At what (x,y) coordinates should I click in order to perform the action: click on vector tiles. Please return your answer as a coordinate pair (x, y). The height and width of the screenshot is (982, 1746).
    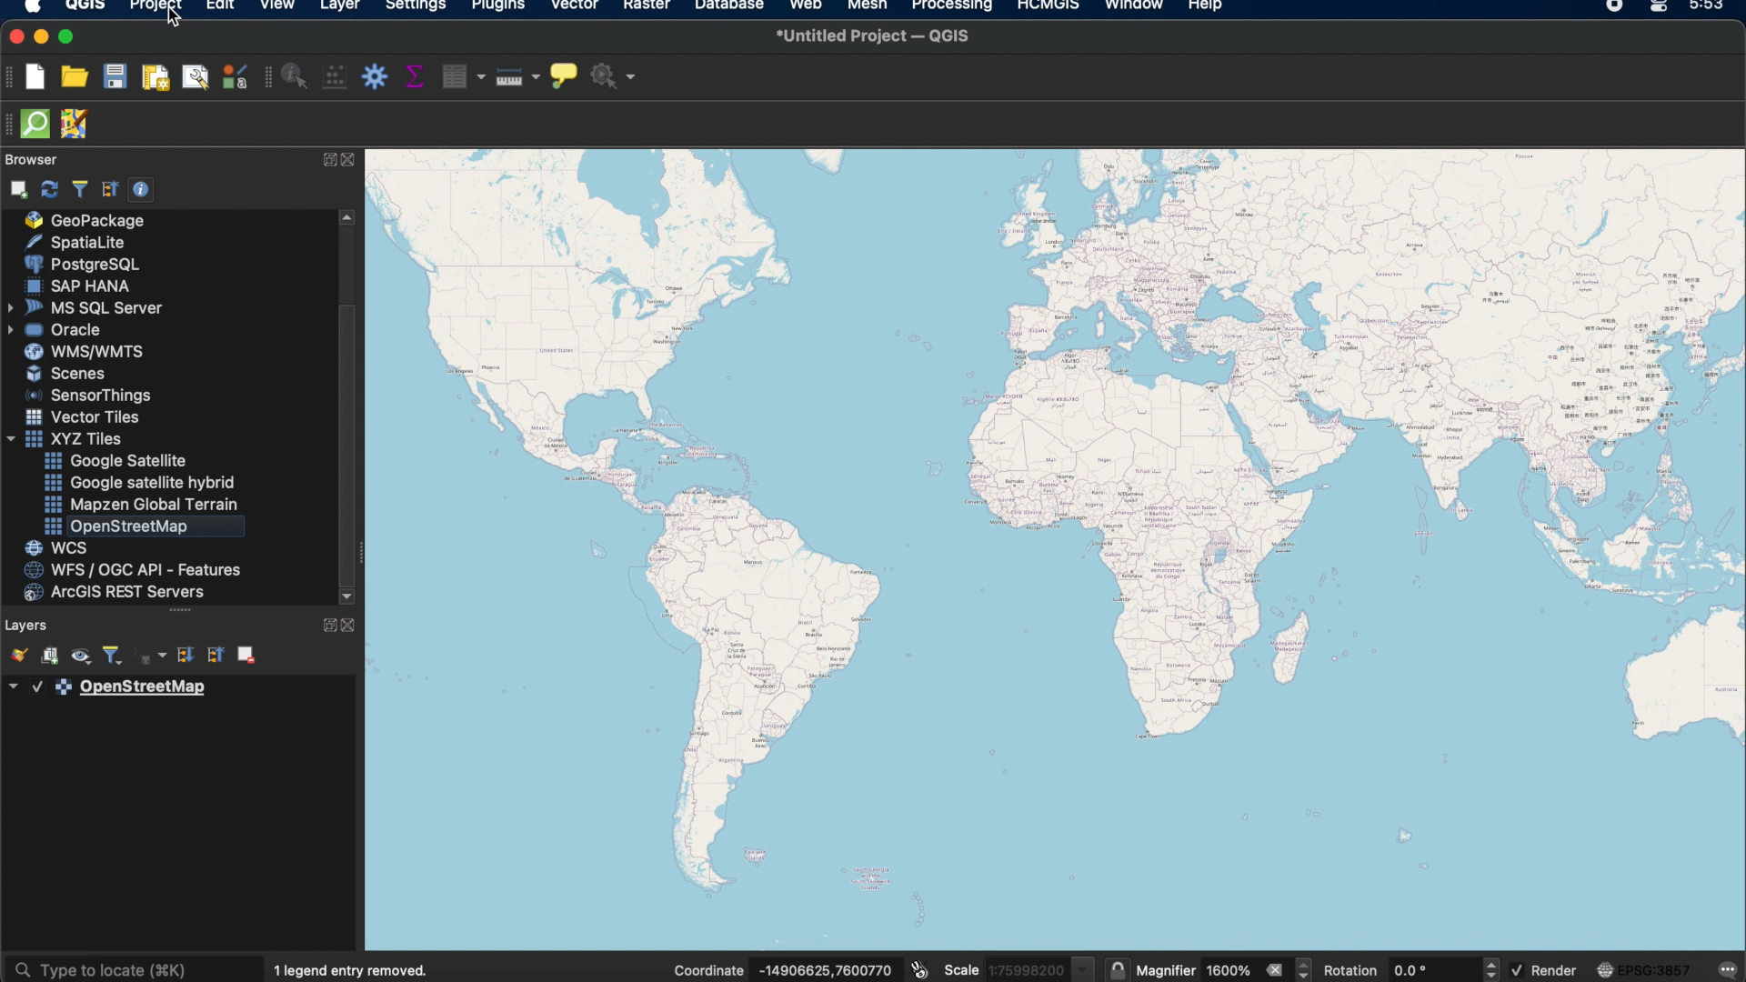
    Looking at the image, I should click on (81, 417).